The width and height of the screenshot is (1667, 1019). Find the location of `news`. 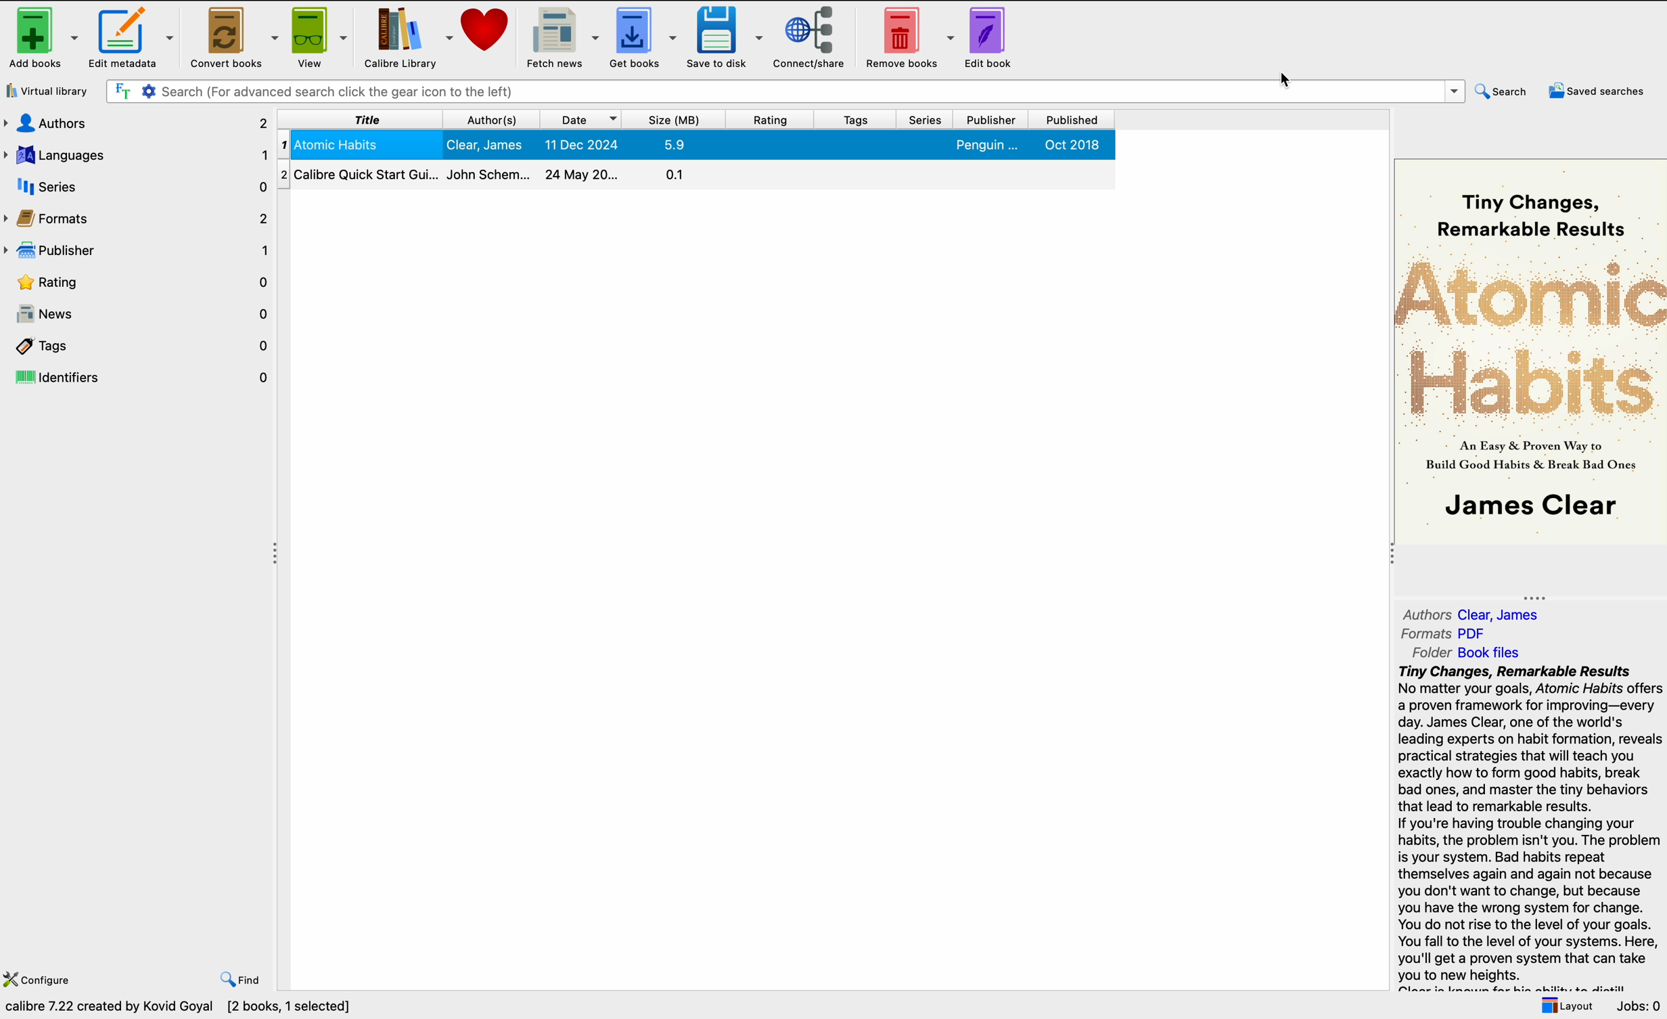

news is located at coordinates (137, 314).